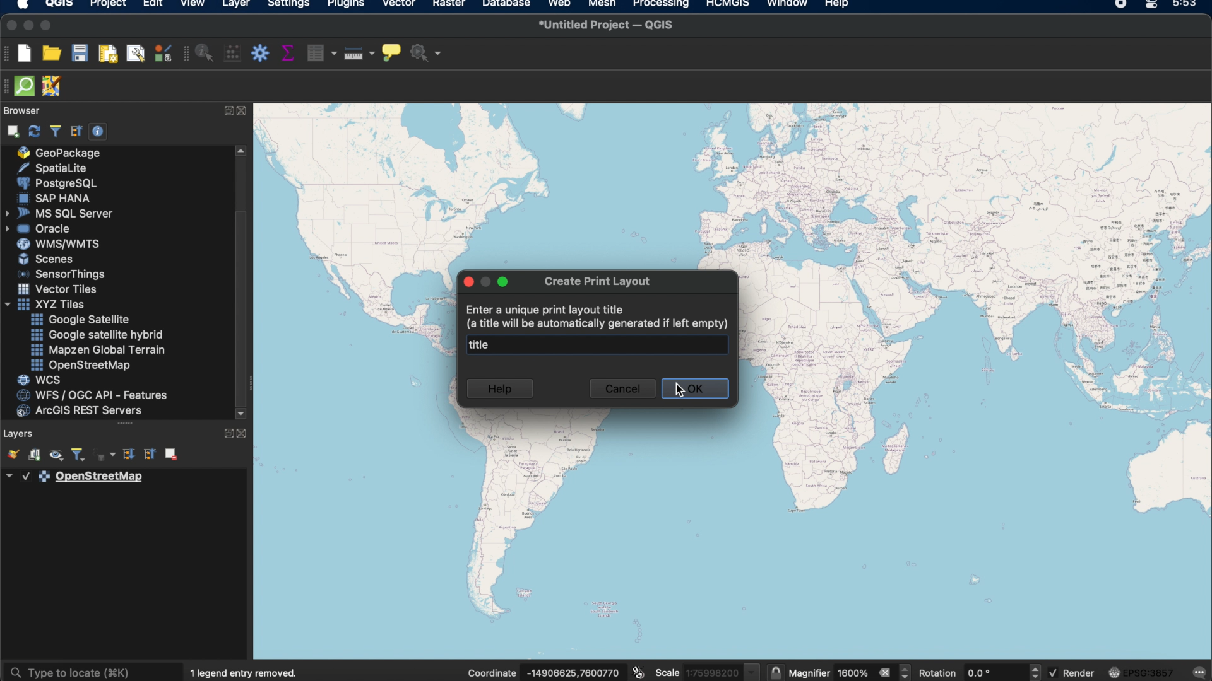  What do you see at coordinates (484, 282) in the screenshot?
I see `inactive minimize button` at bounding box center [484, 282].